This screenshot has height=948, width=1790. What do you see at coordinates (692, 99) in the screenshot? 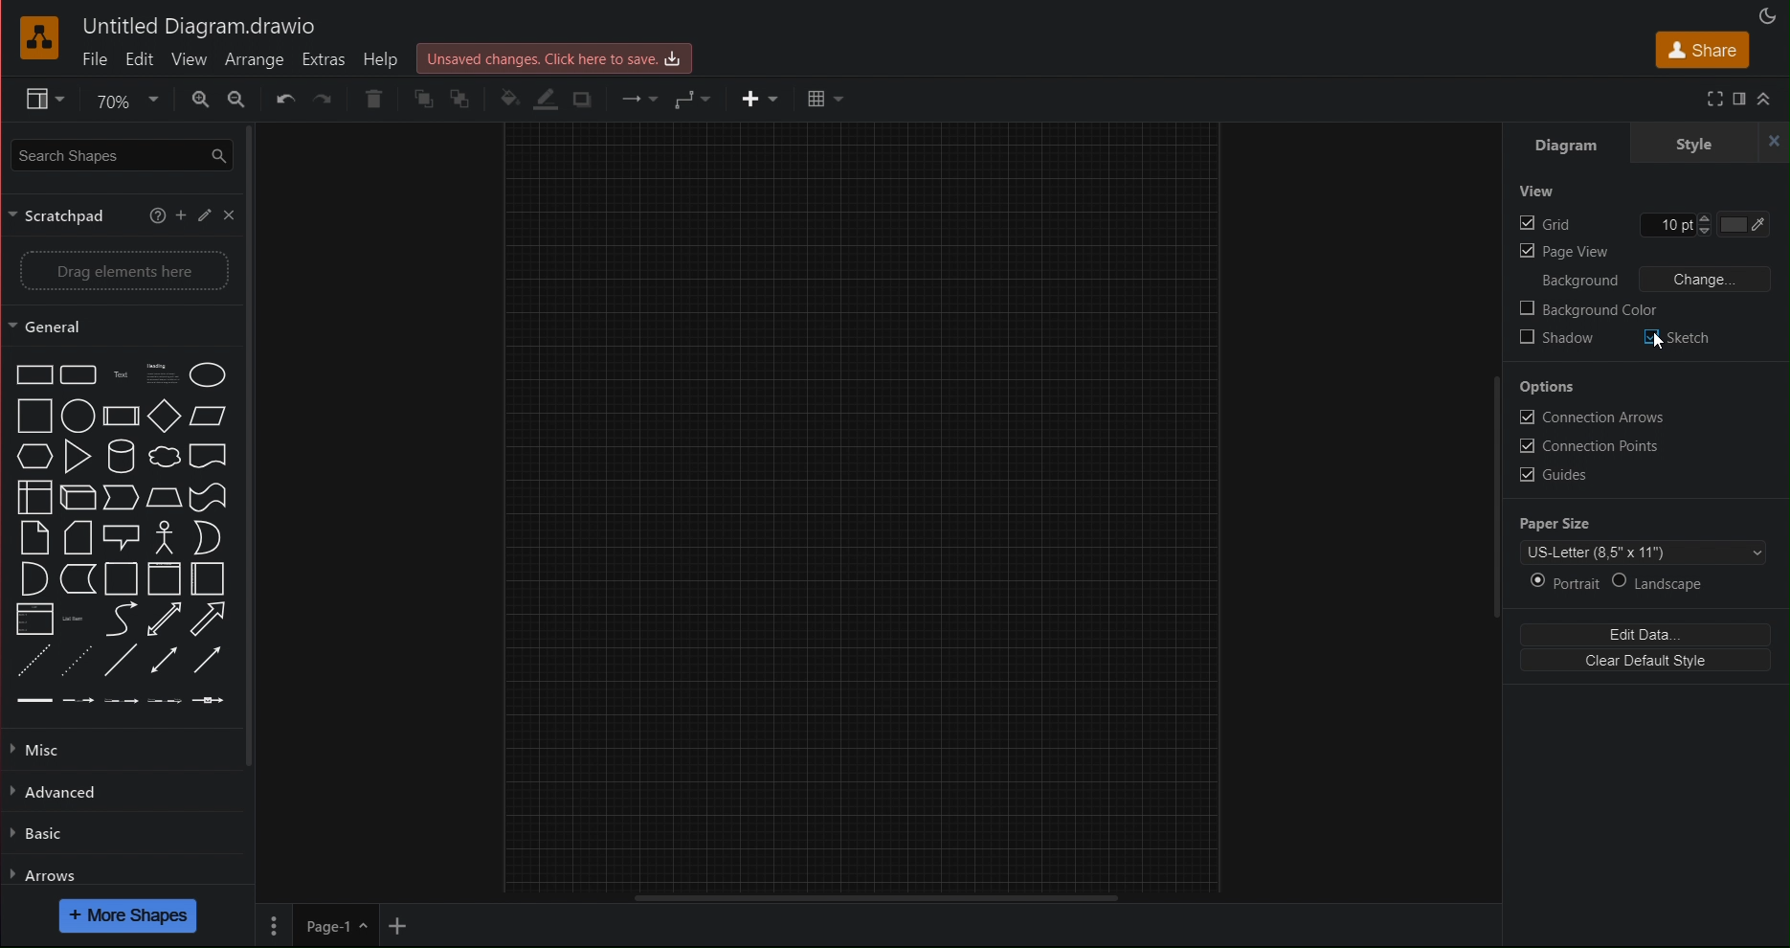
I see `Waypoint` at bounding box center [692, 99].